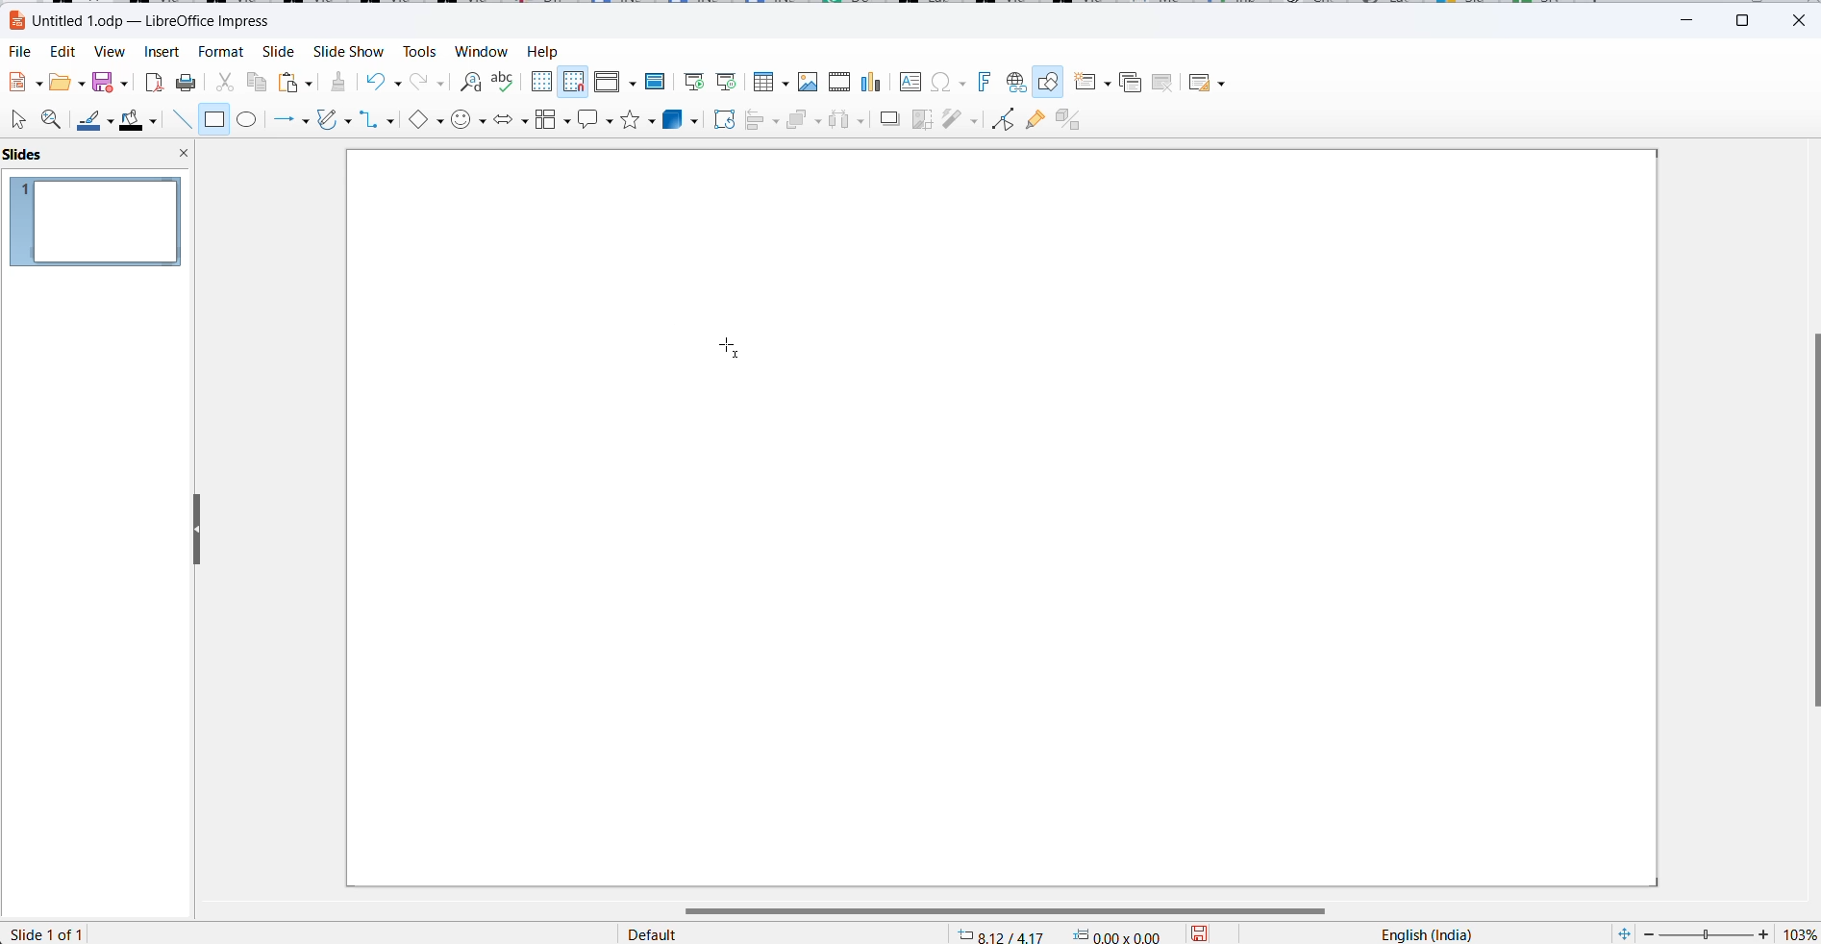 The image size is (1821, 944). I want to click on minimize, so click(1692, 17).